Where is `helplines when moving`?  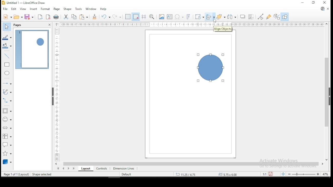
helplines when moving is located at coordinates (143, 17).